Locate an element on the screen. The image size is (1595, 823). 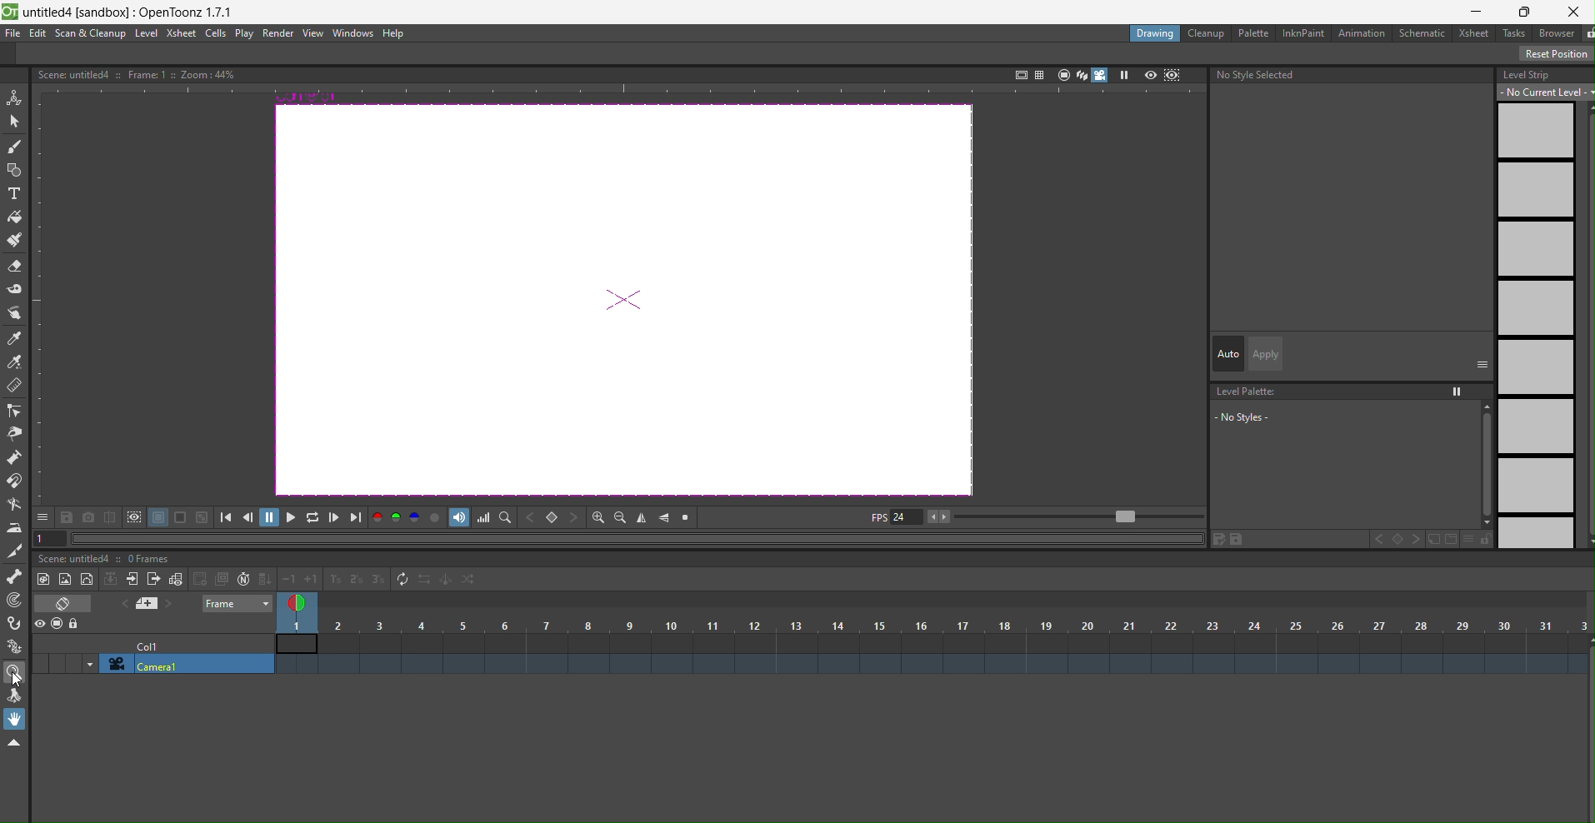
playback options is located at coordinates (292, 517).